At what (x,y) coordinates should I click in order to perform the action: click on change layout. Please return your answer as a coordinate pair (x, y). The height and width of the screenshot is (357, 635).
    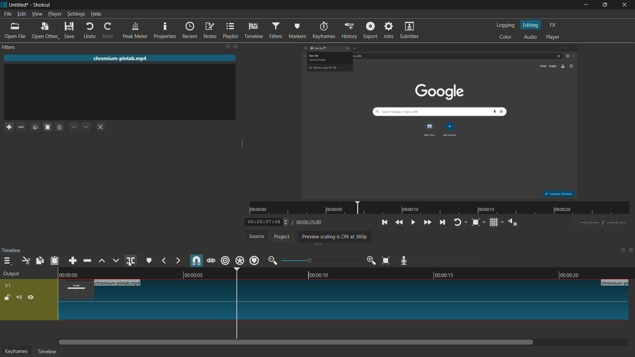
    Looking at the image, I should click on (227, 47).